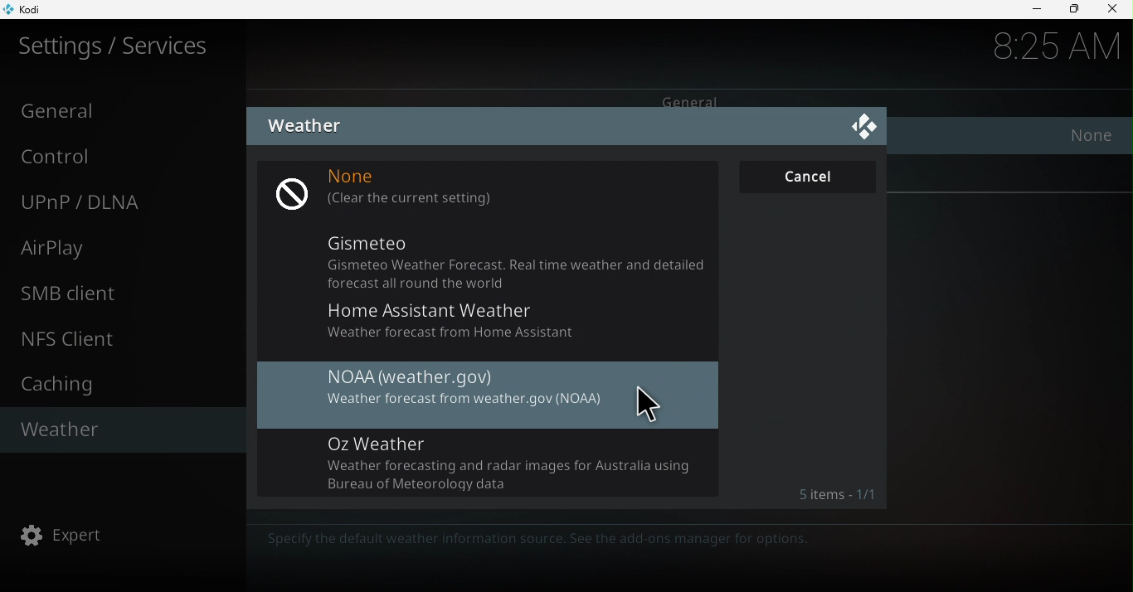 The width and height of the screenshot is (1133, 592). Describe the element at coordinates (1058, 44) in the screenshot. I see `Time` at that location.